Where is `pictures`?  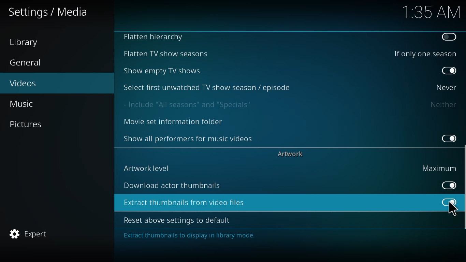 pictures is located at coordinates (27, 124).